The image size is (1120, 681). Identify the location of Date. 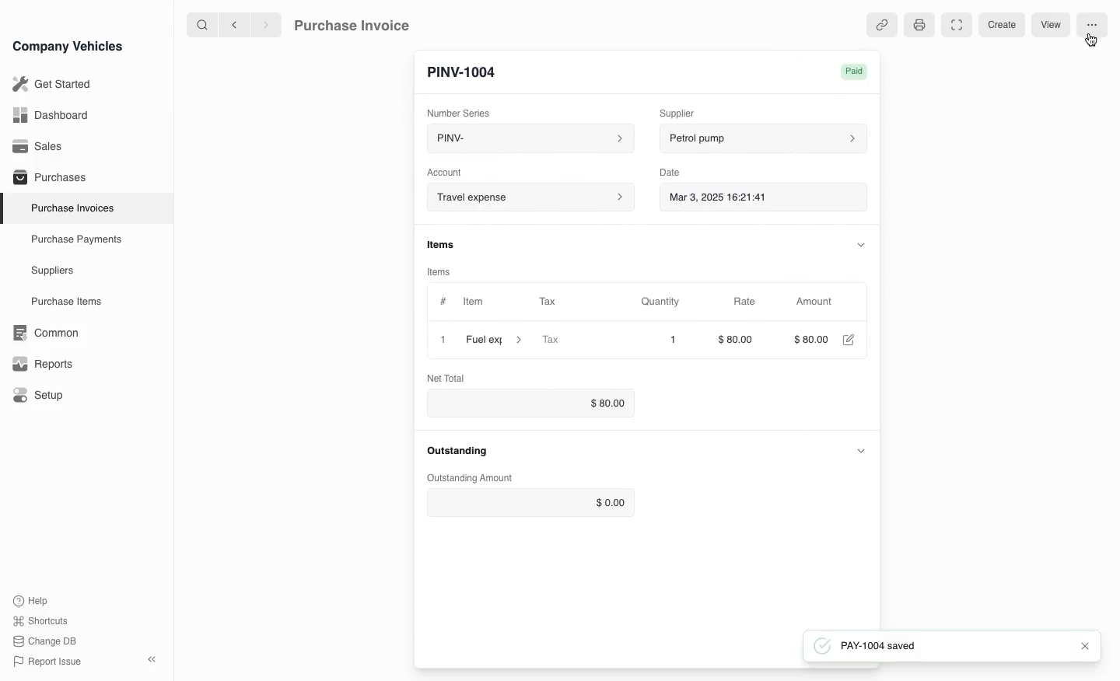
(670, 172).